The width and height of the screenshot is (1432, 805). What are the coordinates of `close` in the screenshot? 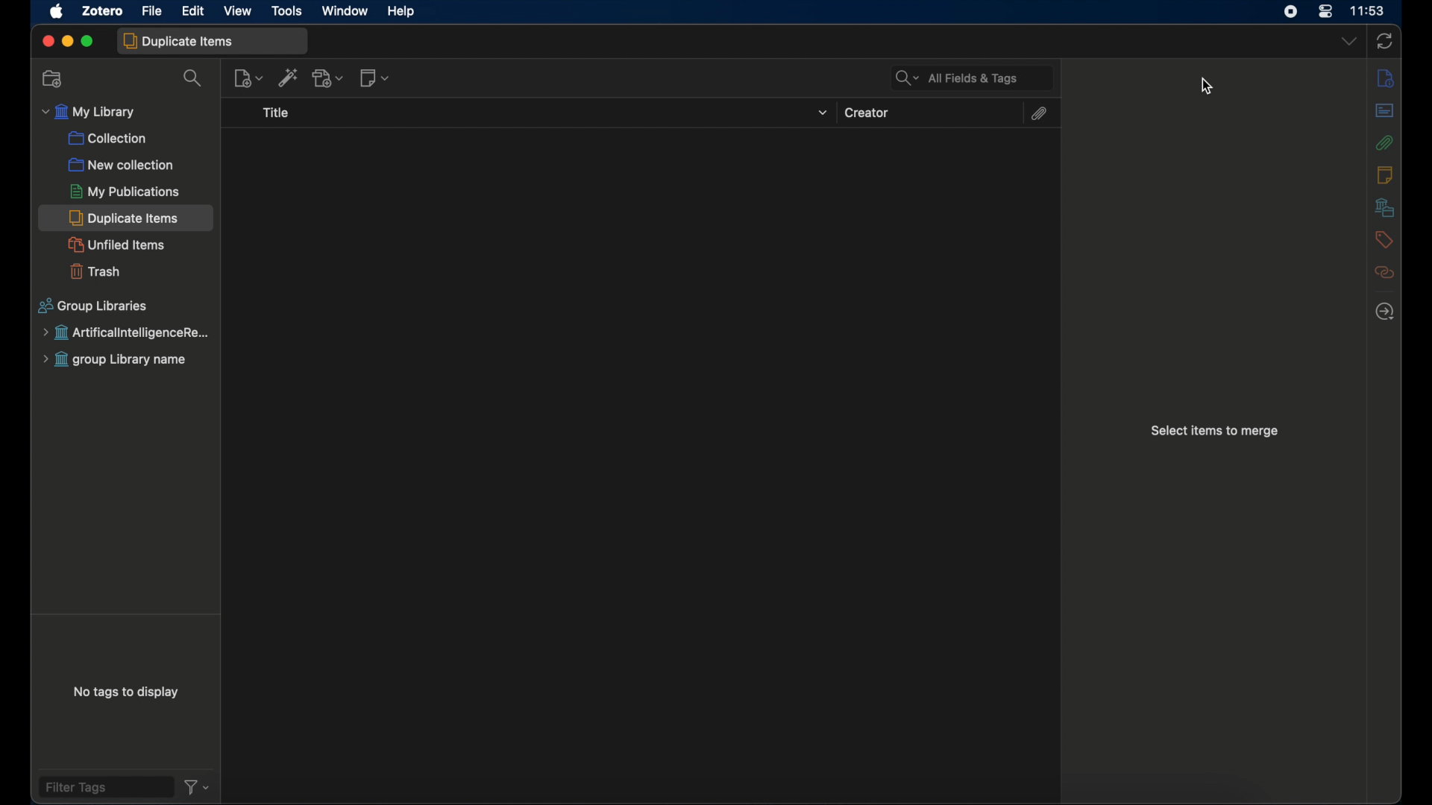 It's located at (46, 40).